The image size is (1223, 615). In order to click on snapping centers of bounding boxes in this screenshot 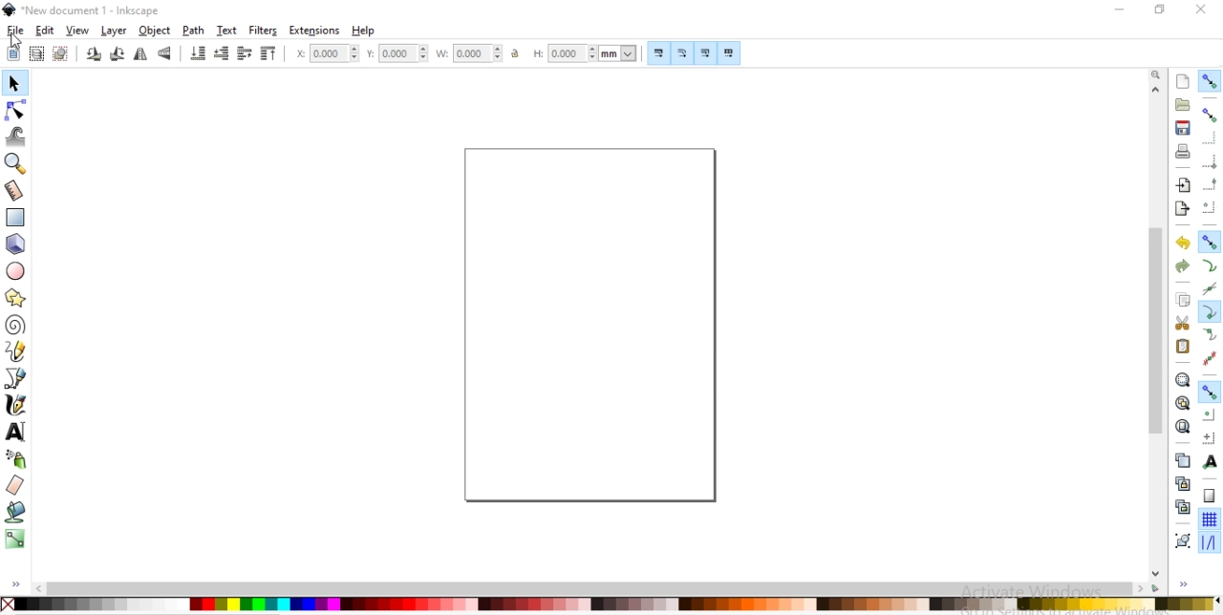, I will do `click(1209, 207)`.